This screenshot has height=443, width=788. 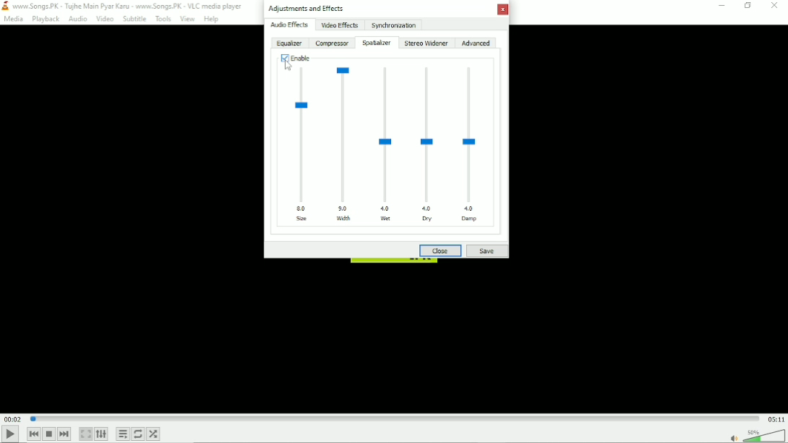 I want to click on Close, so click(x=774, y=6).